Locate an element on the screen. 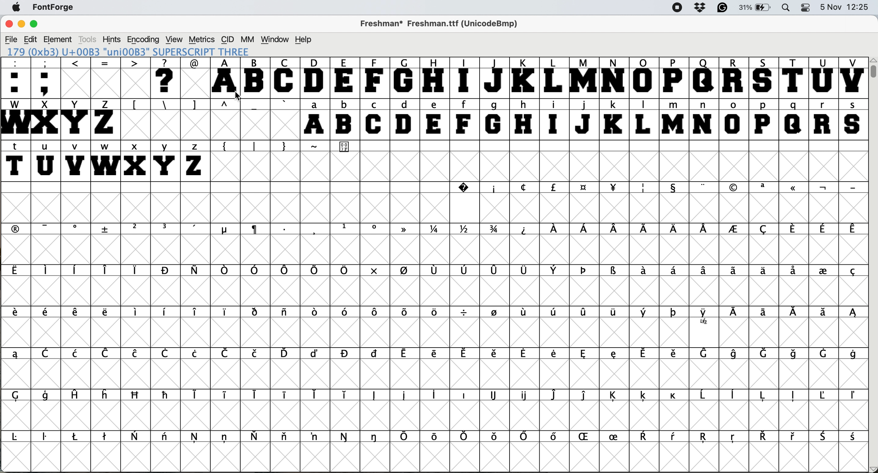 This screenshot has height=473, width=878. symbol is located at coordinates (135, 436).